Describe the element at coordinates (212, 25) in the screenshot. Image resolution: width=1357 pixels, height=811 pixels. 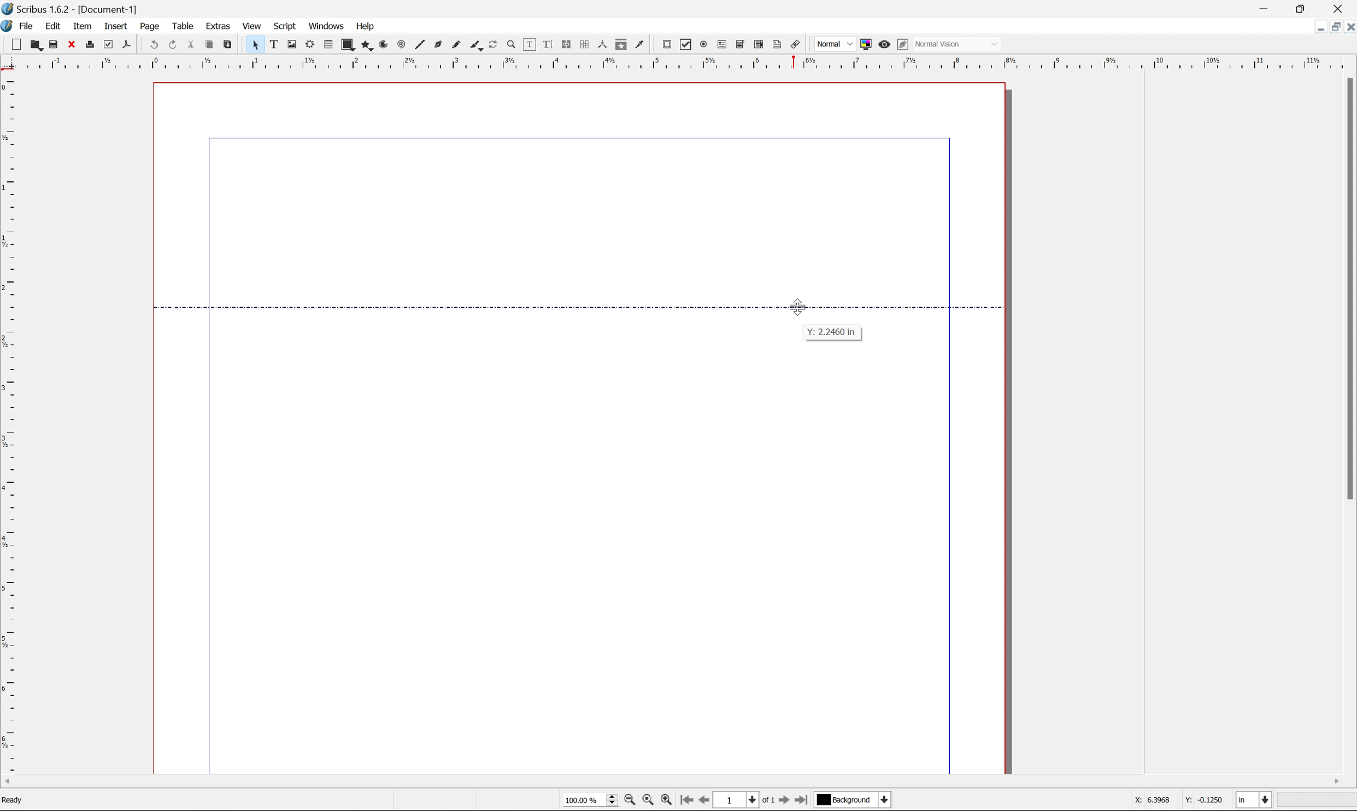
I see `extras` at that location.